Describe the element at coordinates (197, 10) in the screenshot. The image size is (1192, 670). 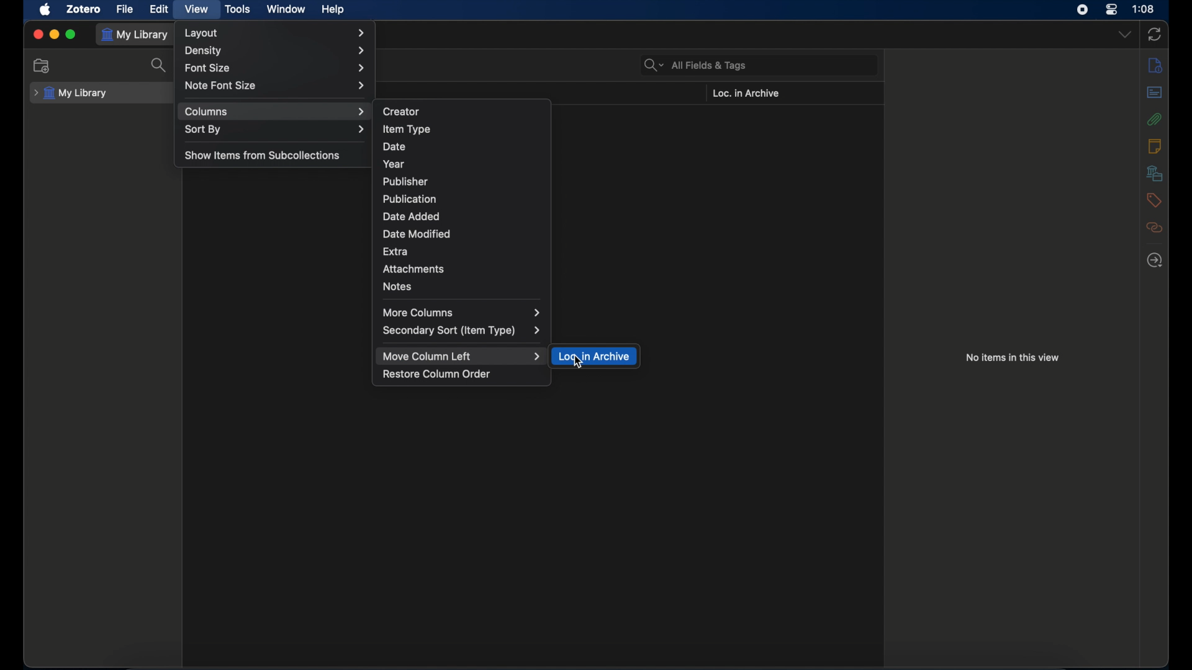
I see `view` at that location.